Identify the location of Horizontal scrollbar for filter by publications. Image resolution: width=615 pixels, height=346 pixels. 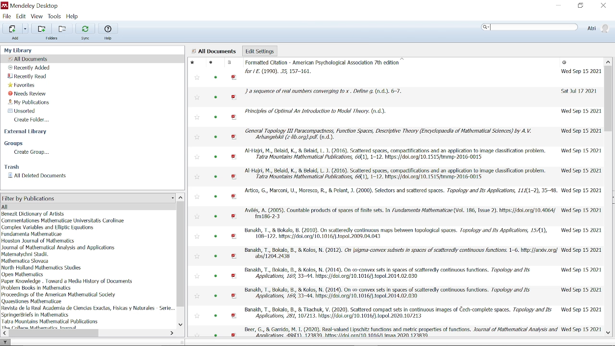
(55, 333).